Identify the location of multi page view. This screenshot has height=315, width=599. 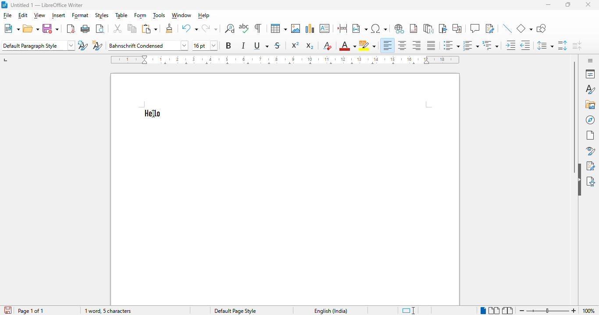
(494, 311).